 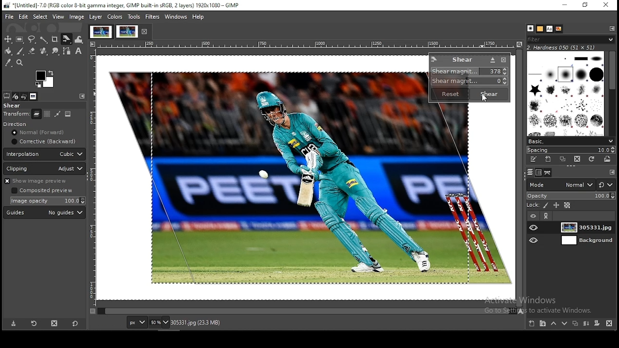 What do you see at coordinates (612, 92) in the screenshot?
I see `scroll bar` at bounding box center [612, 92].